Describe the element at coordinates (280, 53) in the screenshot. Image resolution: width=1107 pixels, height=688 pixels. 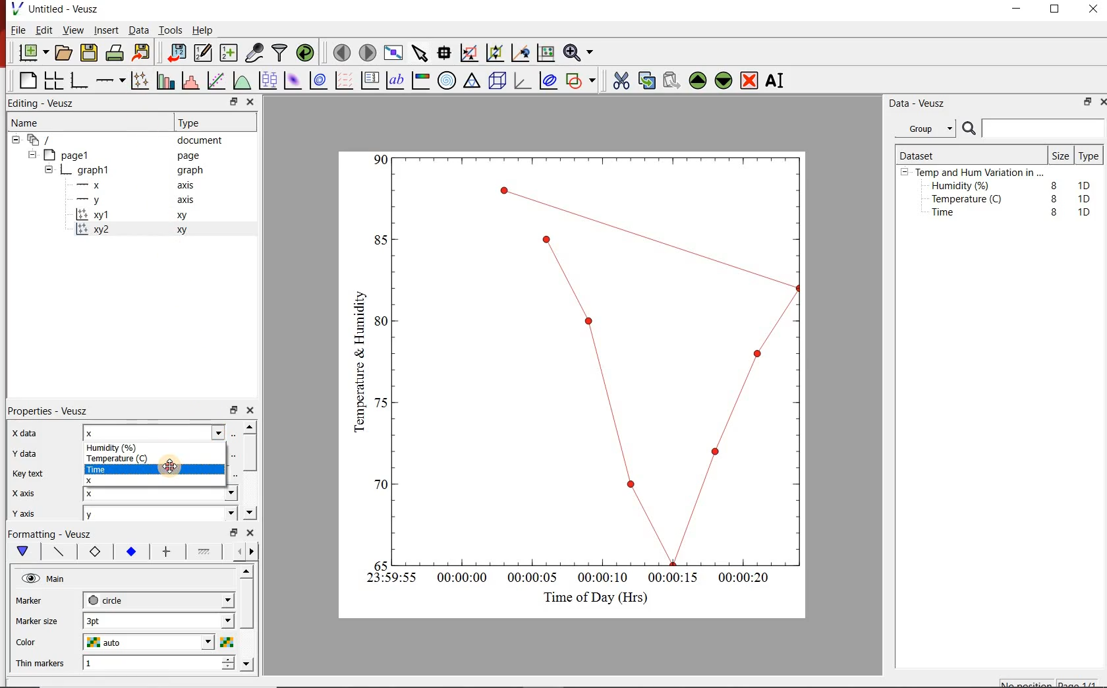
I see `filter data` at that location.